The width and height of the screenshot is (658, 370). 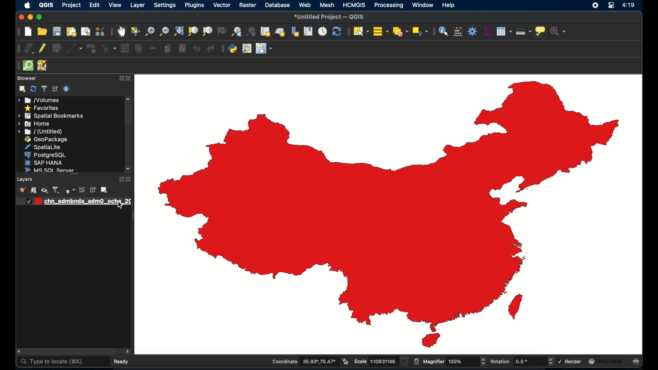 I want to click on python console, so click(x=233, y=49).